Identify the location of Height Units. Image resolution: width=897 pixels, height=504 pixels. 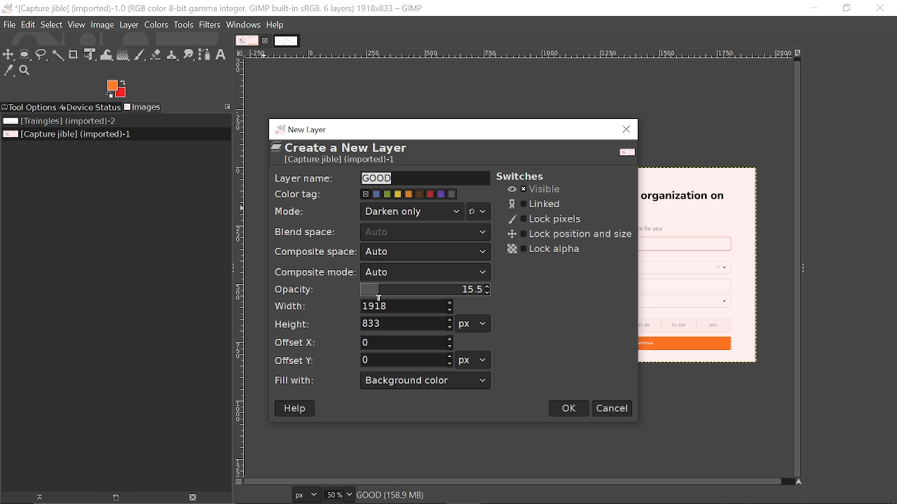
(473, 323).